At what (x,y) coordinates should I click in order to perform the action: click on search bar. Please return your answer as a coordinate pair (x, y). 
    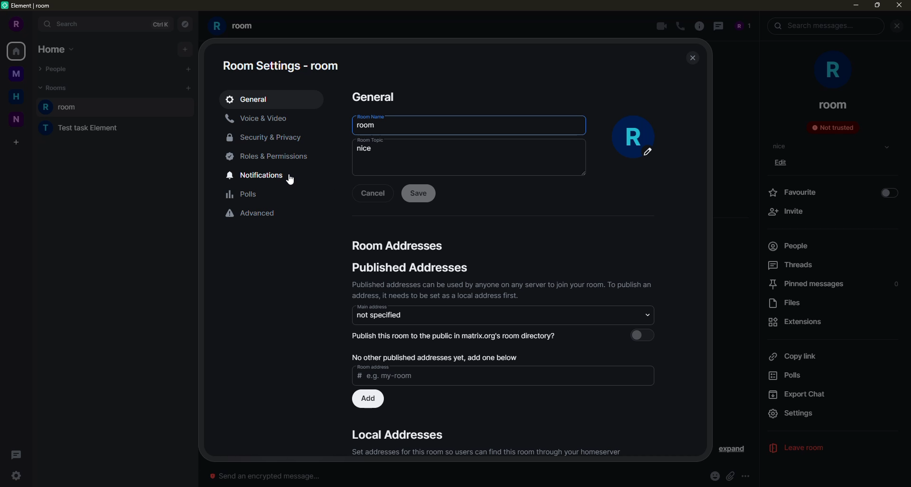
    Looking at the image, I should click on (105, 24).